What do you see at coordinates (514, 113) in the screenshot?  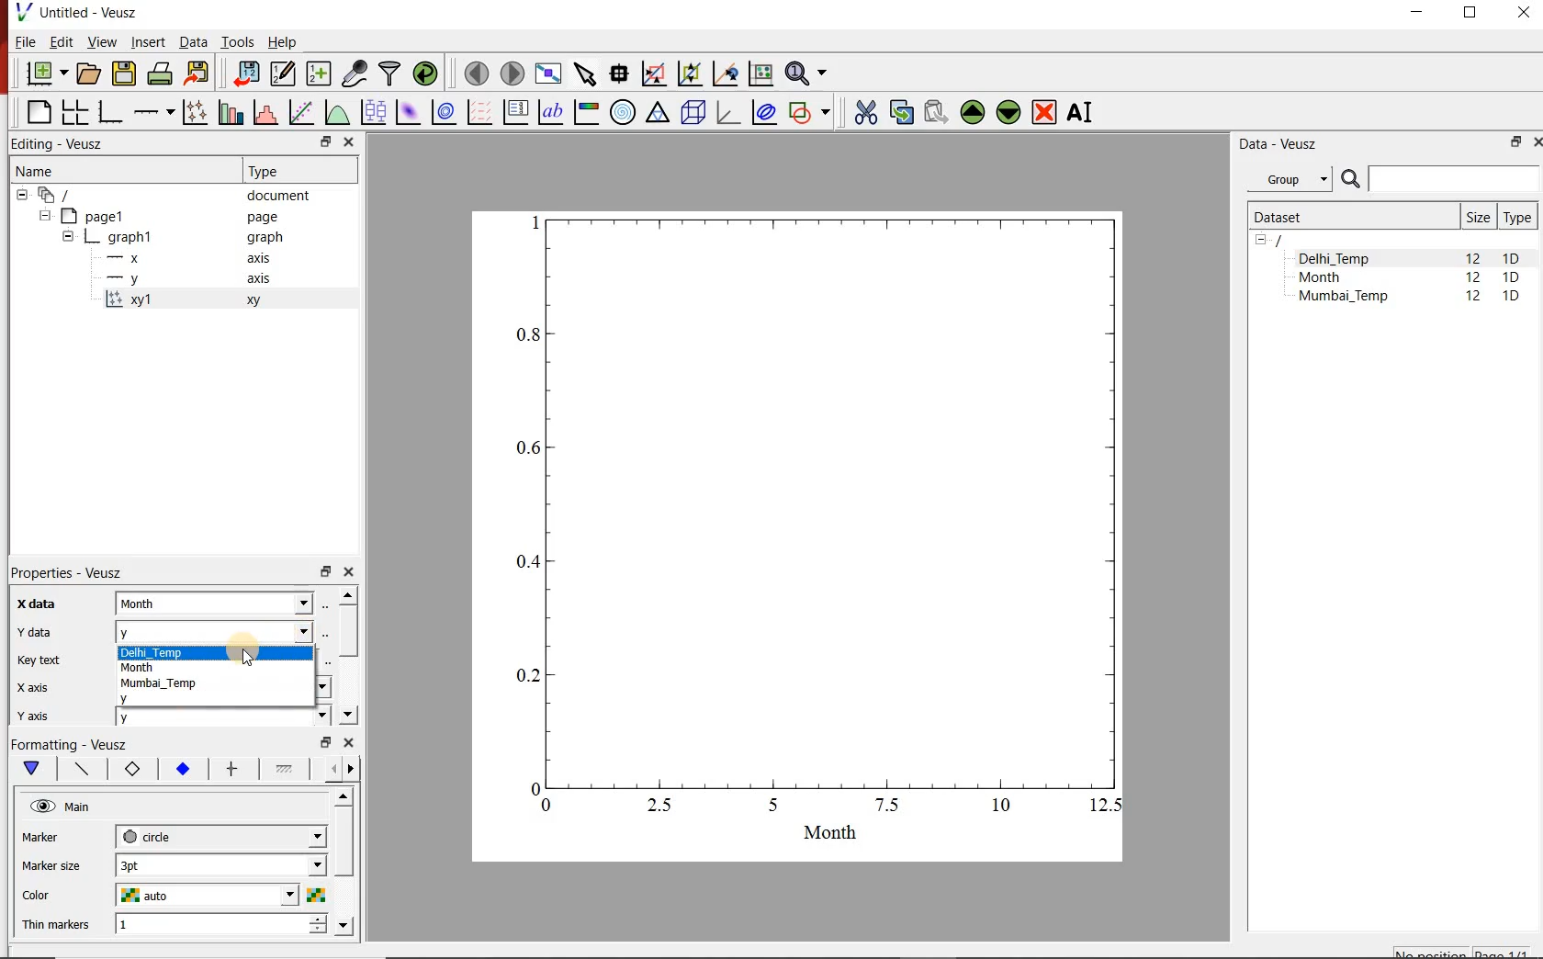 I see `plot key` at bounding box center [514, 113].